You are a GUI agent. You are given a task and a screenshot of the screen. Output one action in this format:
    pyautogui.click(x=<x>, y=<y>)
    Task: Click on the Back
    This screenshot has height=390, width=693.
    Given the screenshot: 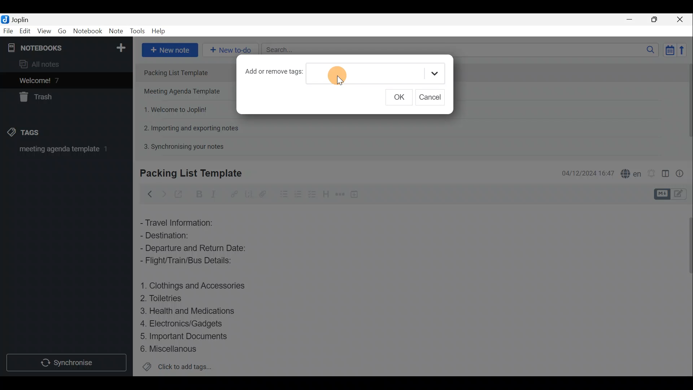 What is the action you would take?
    pyautogui.click(x=148, y=194)
    